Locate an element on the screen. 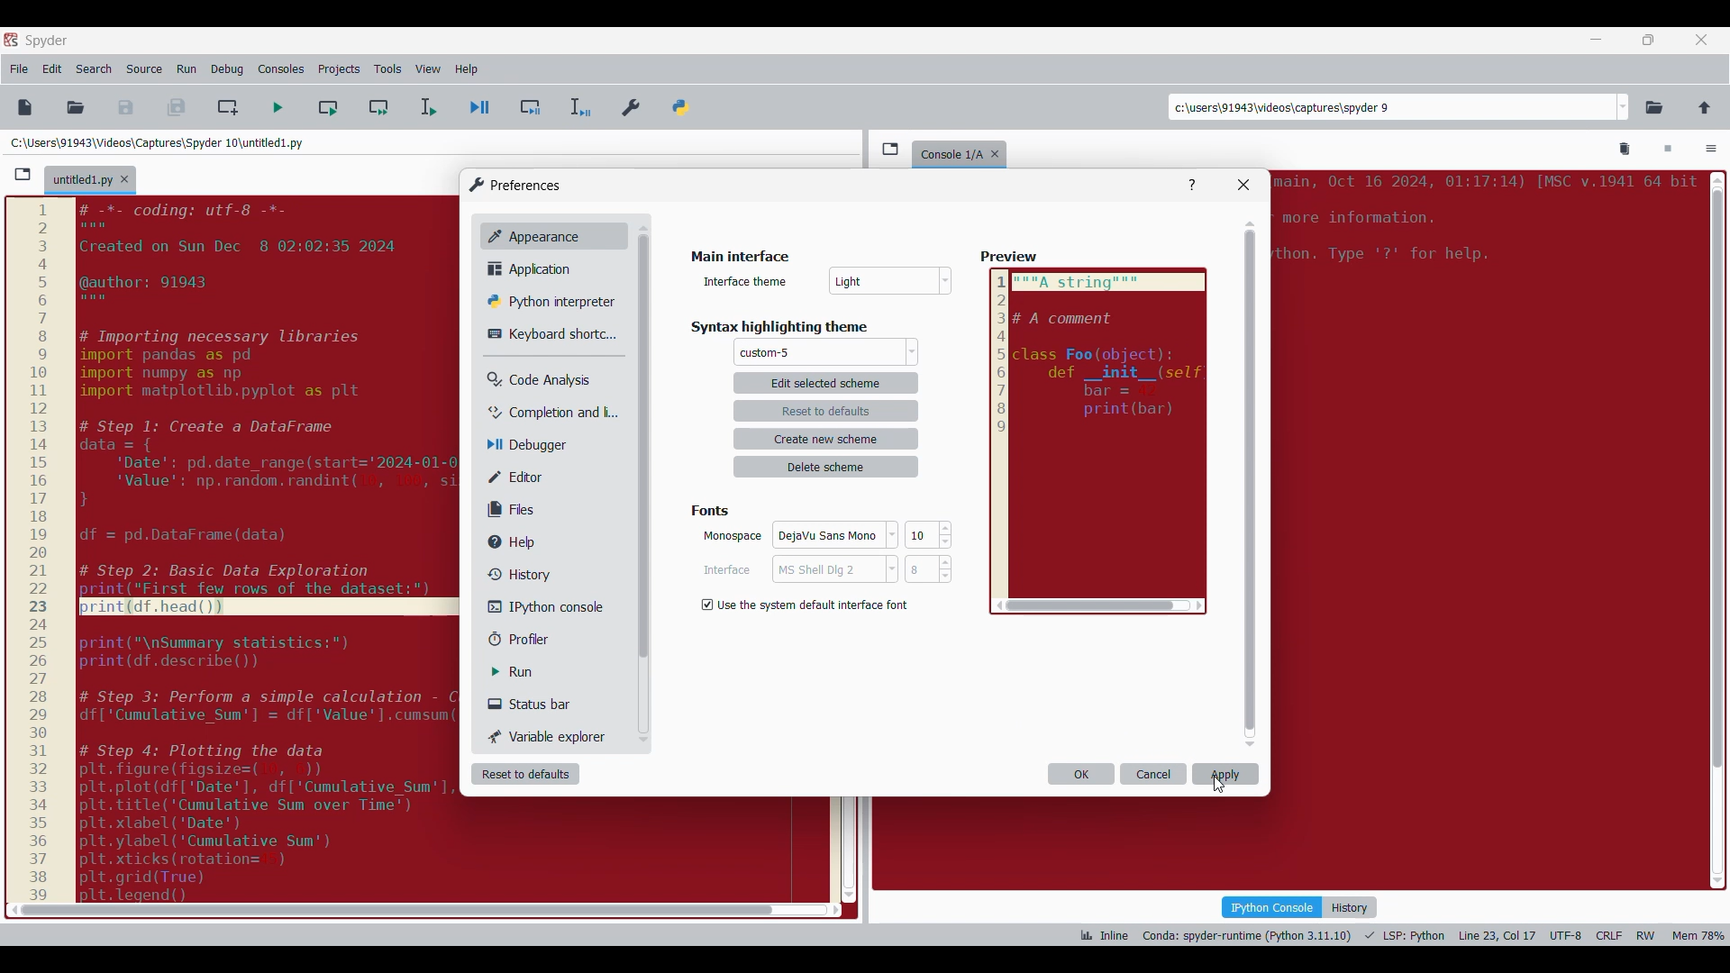 Image resolution: width=1730 pixels, height=973 pixels. Show in smaller tab is located at coordinates (1648, 40).